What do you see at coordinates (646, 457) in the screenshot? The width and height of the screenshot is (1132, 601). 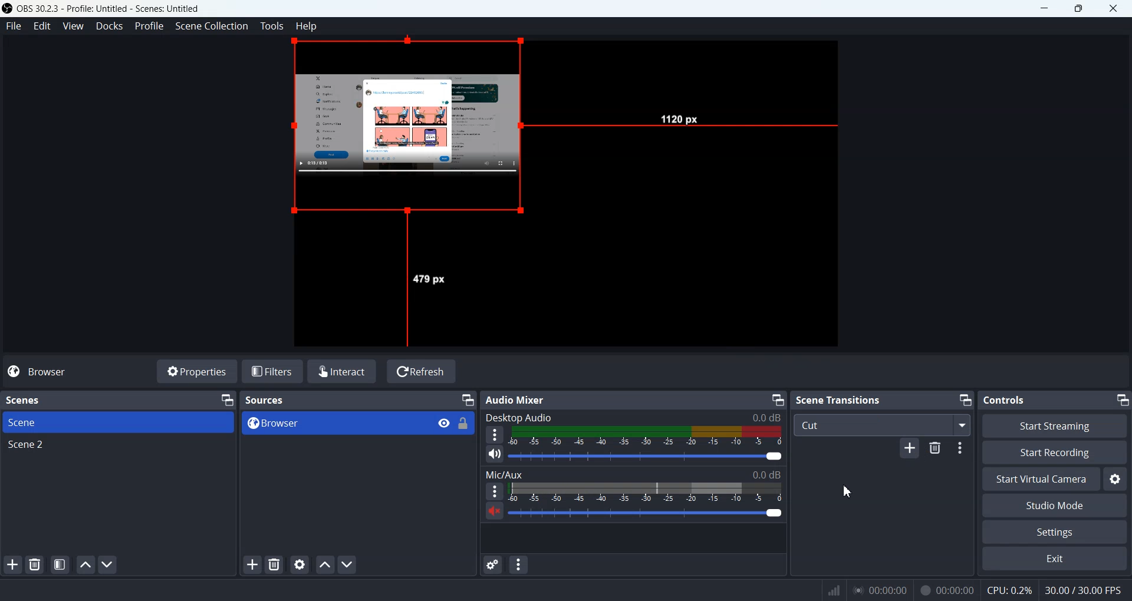 I see `volume adjuster` at bounding box center [646, 457].